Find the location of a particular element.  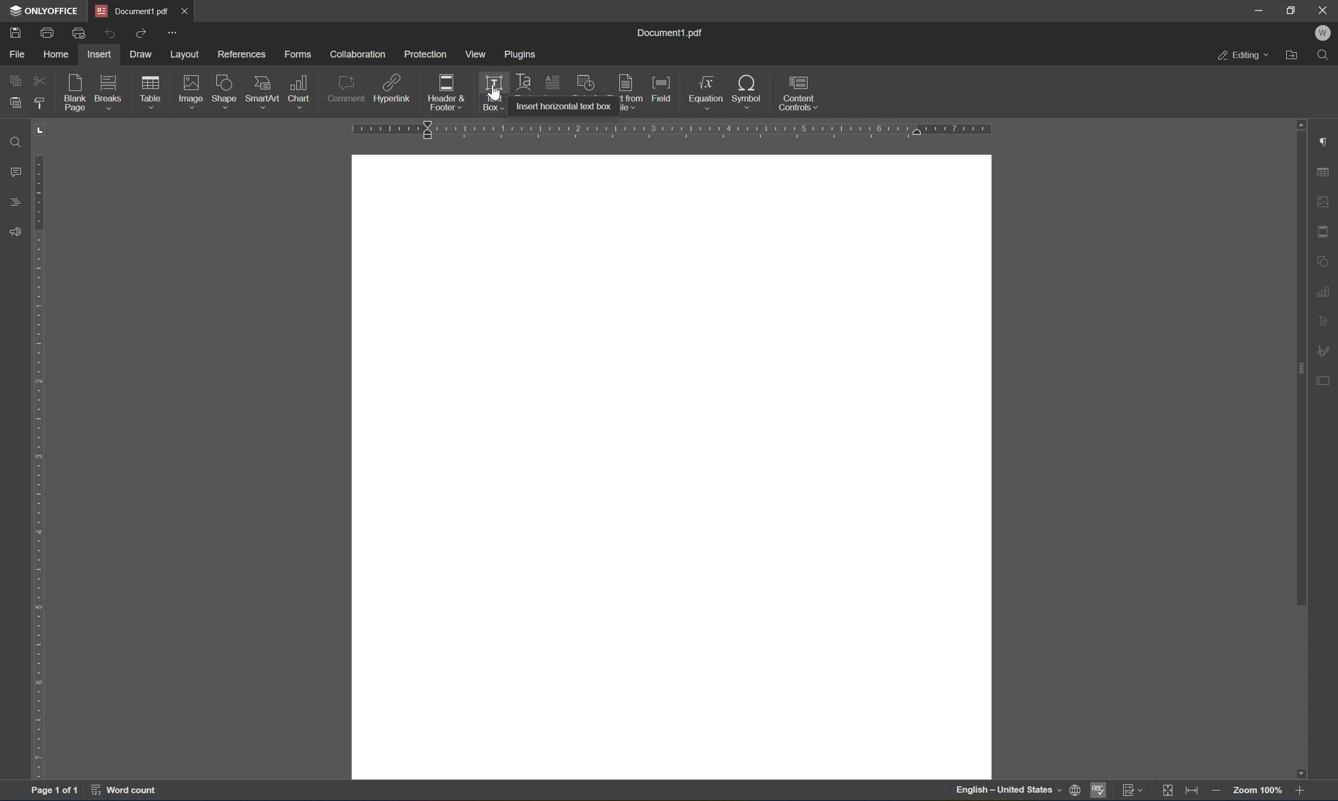

Minimize is located at coordinates (1259, 10).